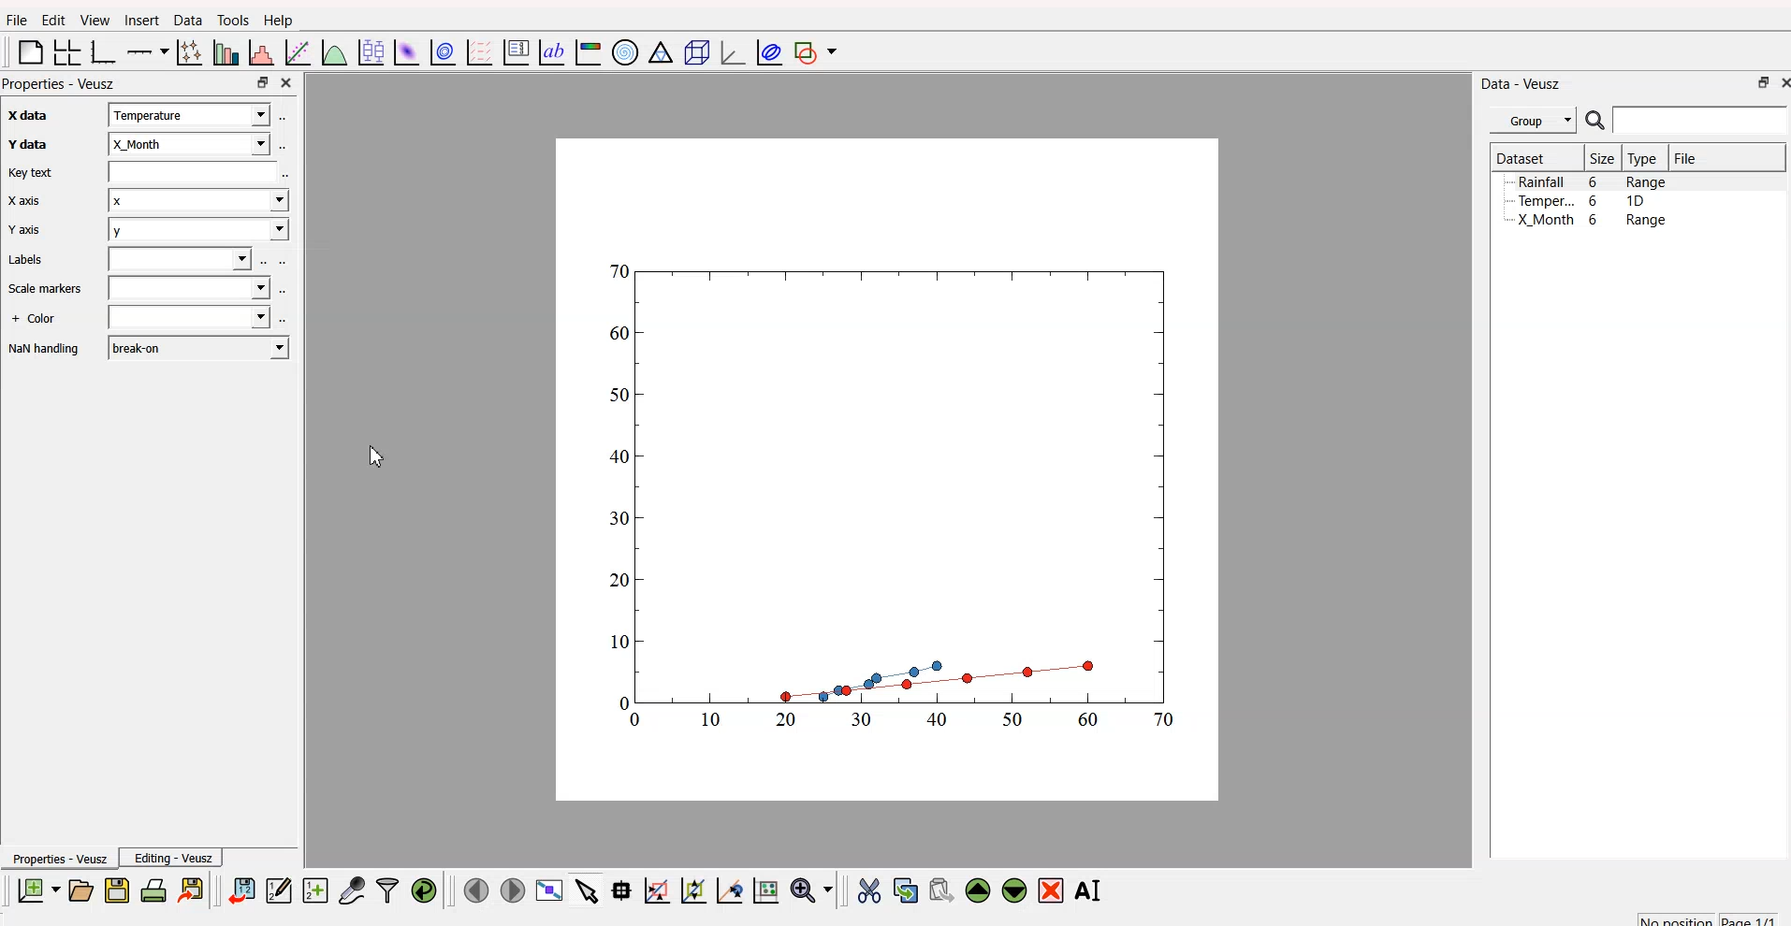  I want to click on + Color, so click(36, 320).